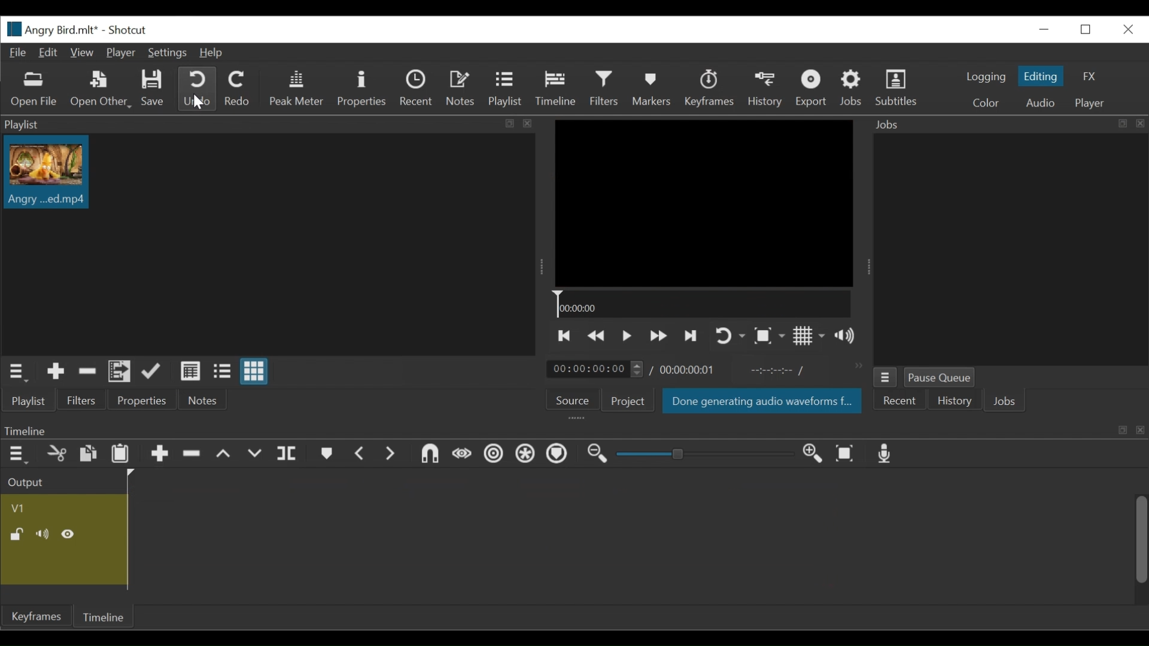  What do you see at coordinates (206, 399) in the screenshot?
I see `Notes` at bounding box center [206, 399].